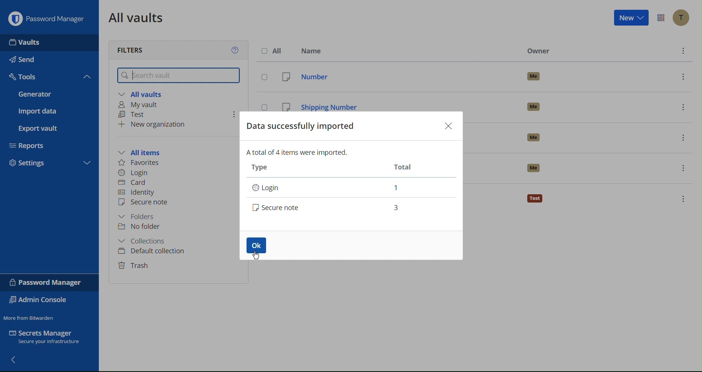 The width and height of the screenshot is (702, 372). Describe the element at coordinates (661, 18) in the screenshot. I see `More Options` at that location.